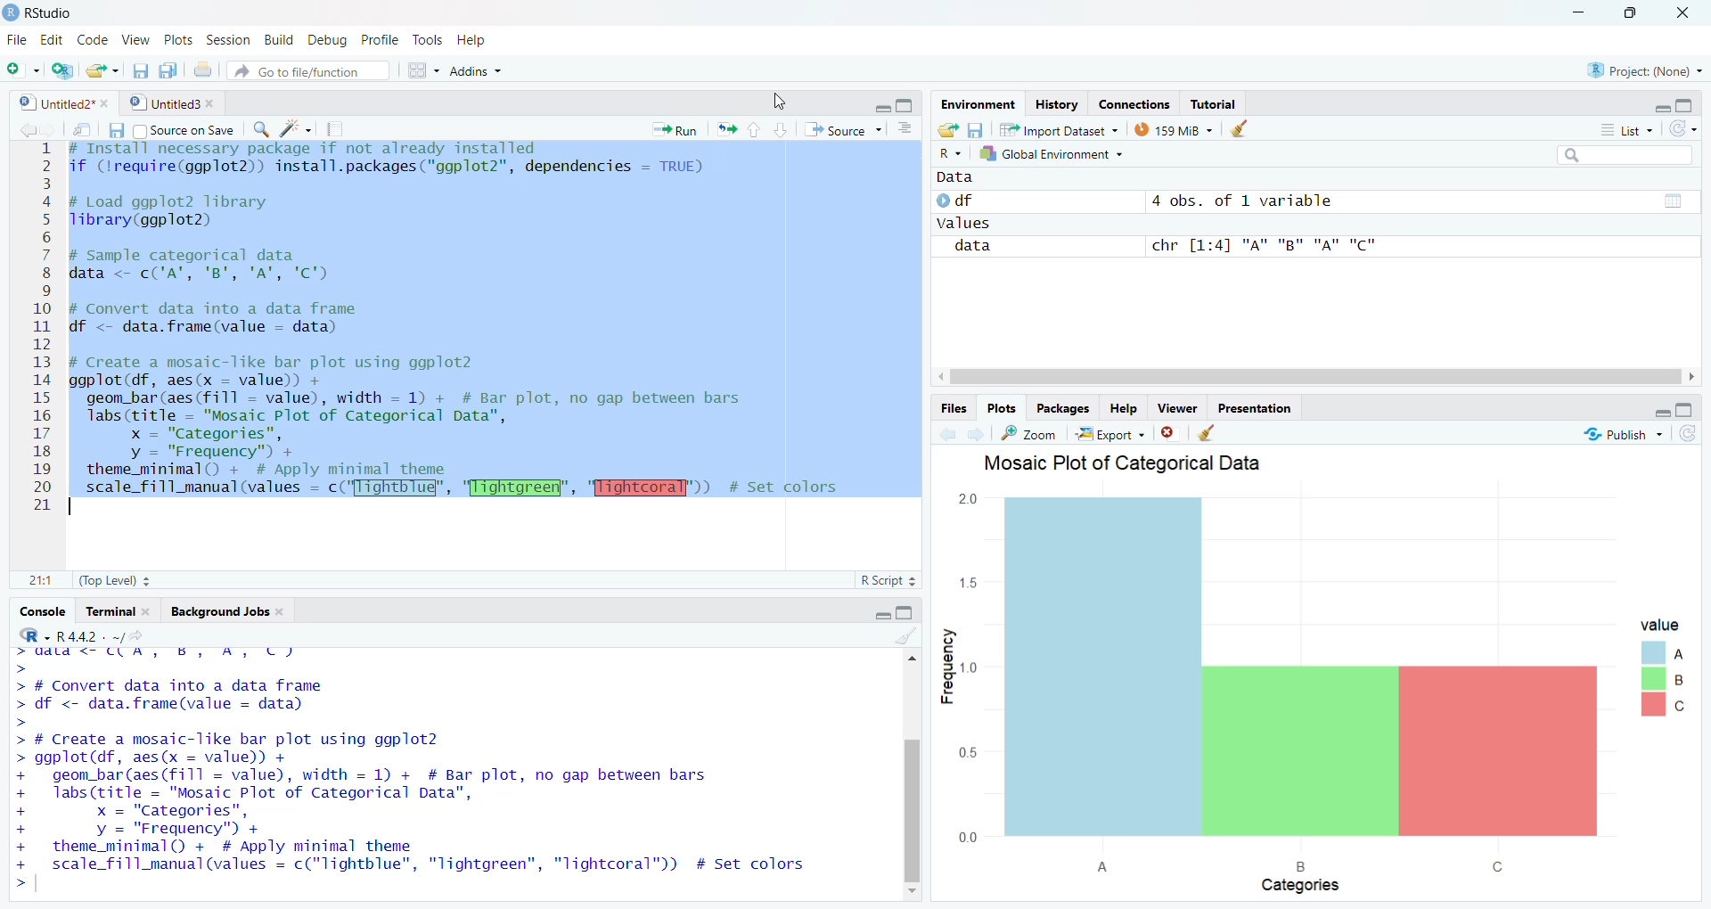 The width and height of the screenshot is (1711, 909). Describe the element at coordinates (137, 72) in the screenshot. I see `Save` at that location.